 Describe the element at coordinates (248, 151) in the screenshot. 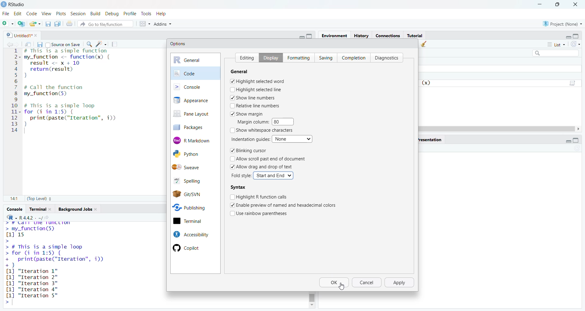

I see `blinking cursor` at that location.